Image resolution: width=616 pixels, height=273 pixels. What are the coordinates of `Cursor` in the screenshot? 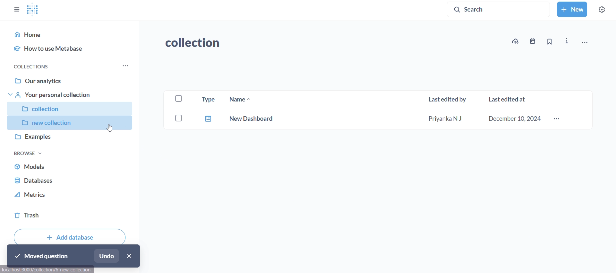 It's located at (110, 128).